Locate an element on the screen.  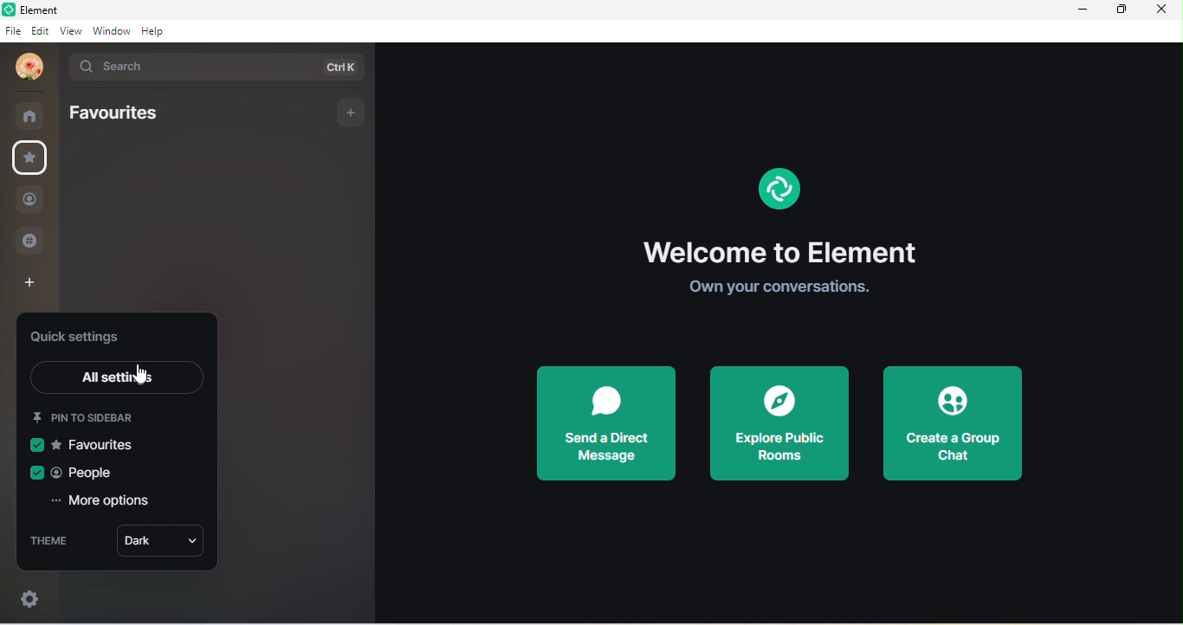
favourite is located at coordinates (32, 158).